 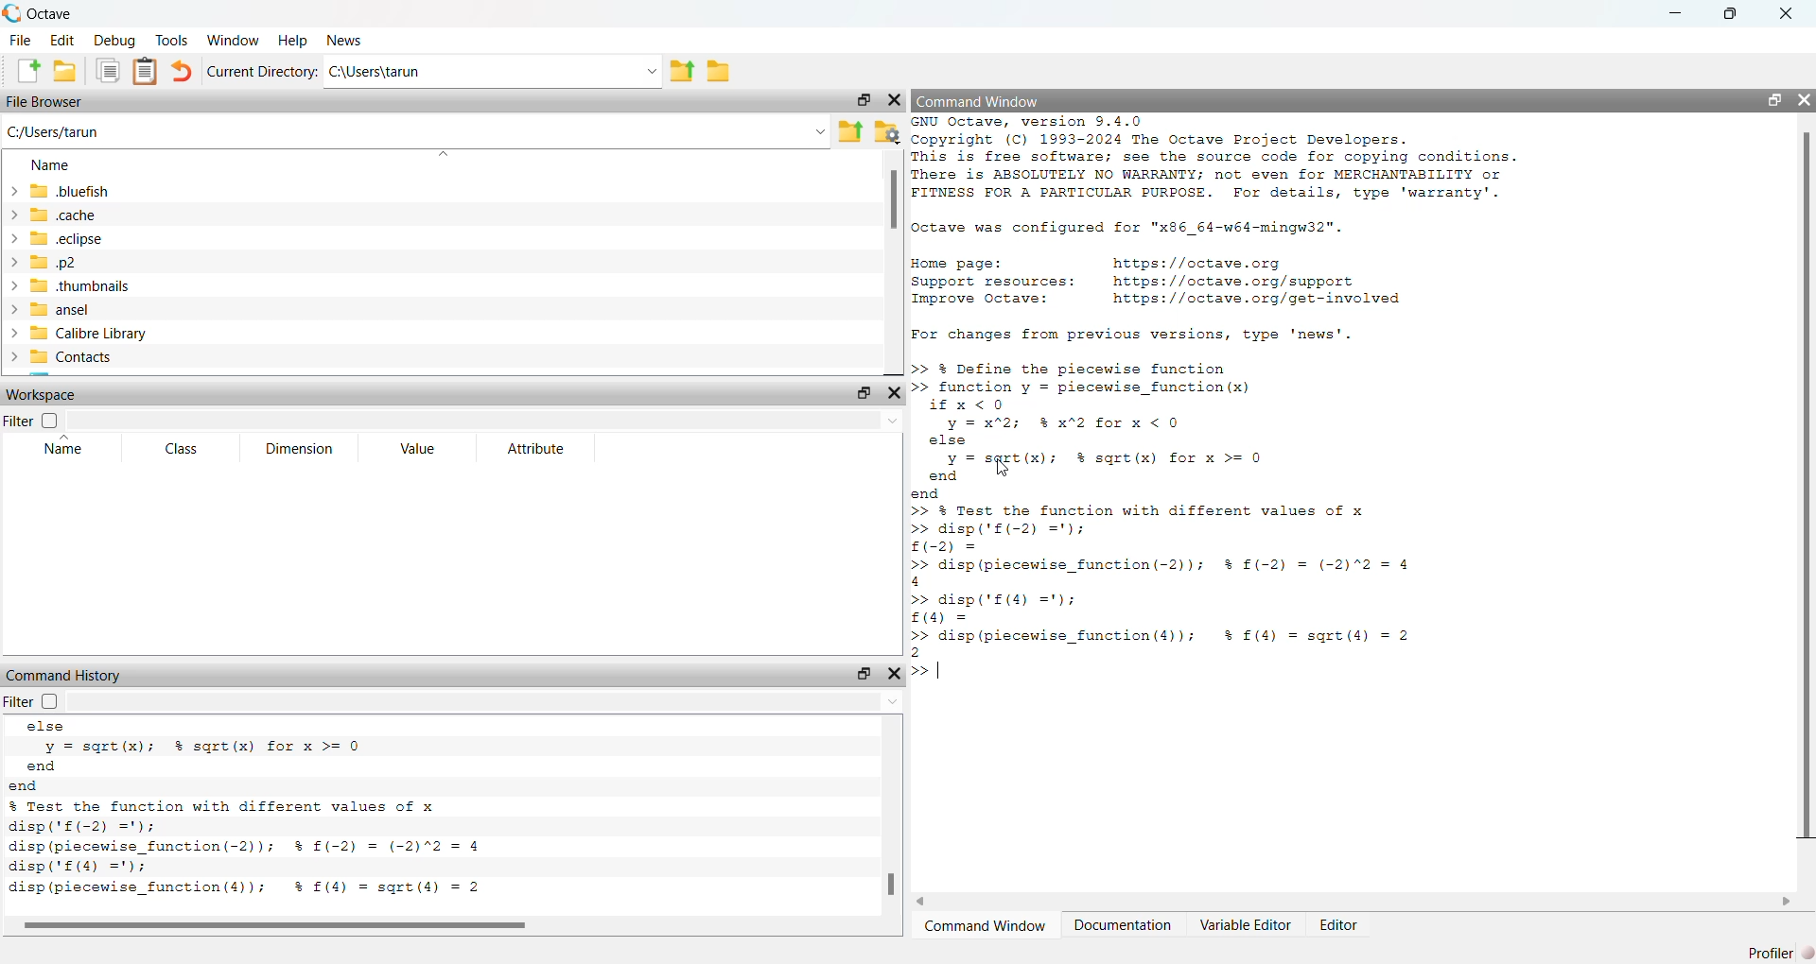 What do you see at coordinates (896, 394) in the screenshot?
I see `Close` at bounding box center [896, 394].